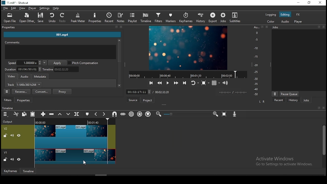 The width and height of the screenshot is (327, 184). What do you see at coordinates (148, 100) in the screenshot?
I see `project` at bounding box center [148, 100].